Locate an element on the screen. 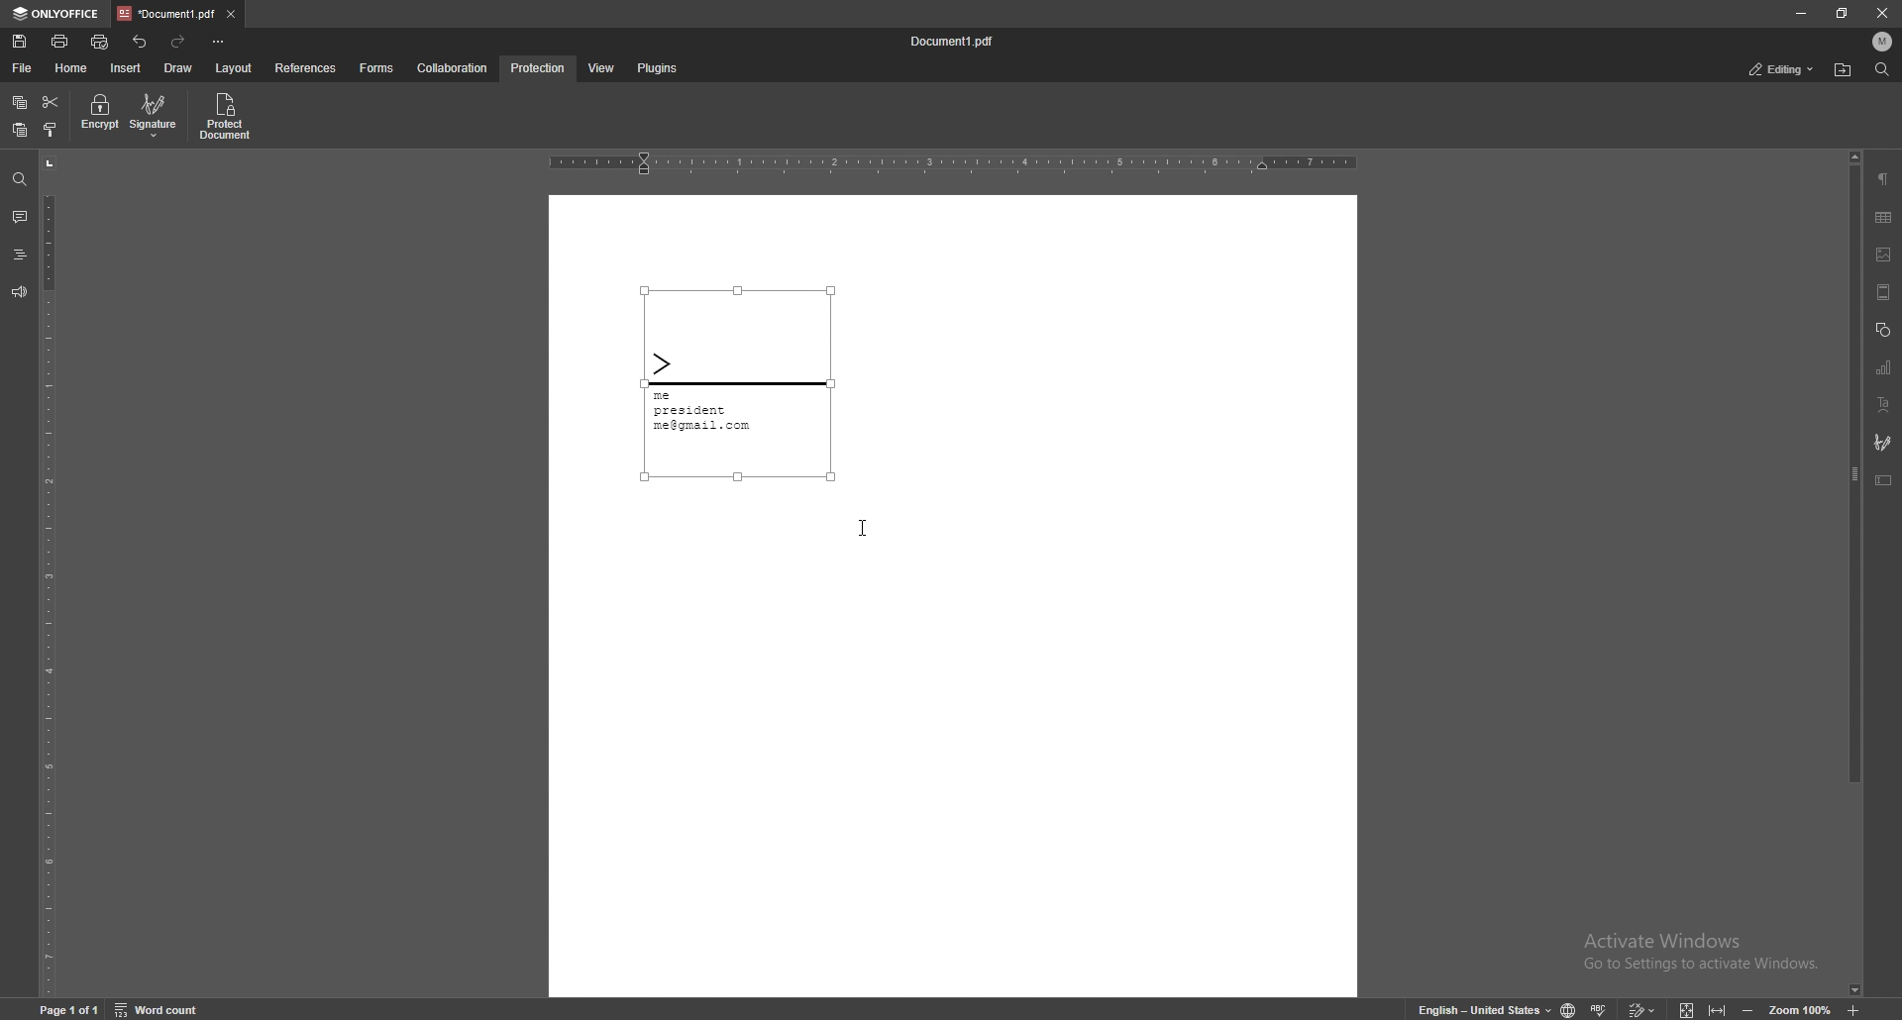  plugins is located at coordinates (656, 69).